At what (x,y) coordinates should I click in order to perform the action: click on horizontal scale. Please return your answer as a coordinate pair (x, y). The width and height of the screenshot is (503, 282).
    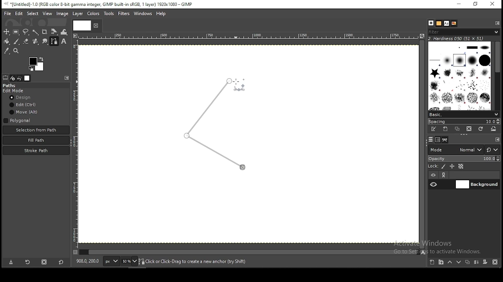
    Looking at the image, I should click on (248, 37).